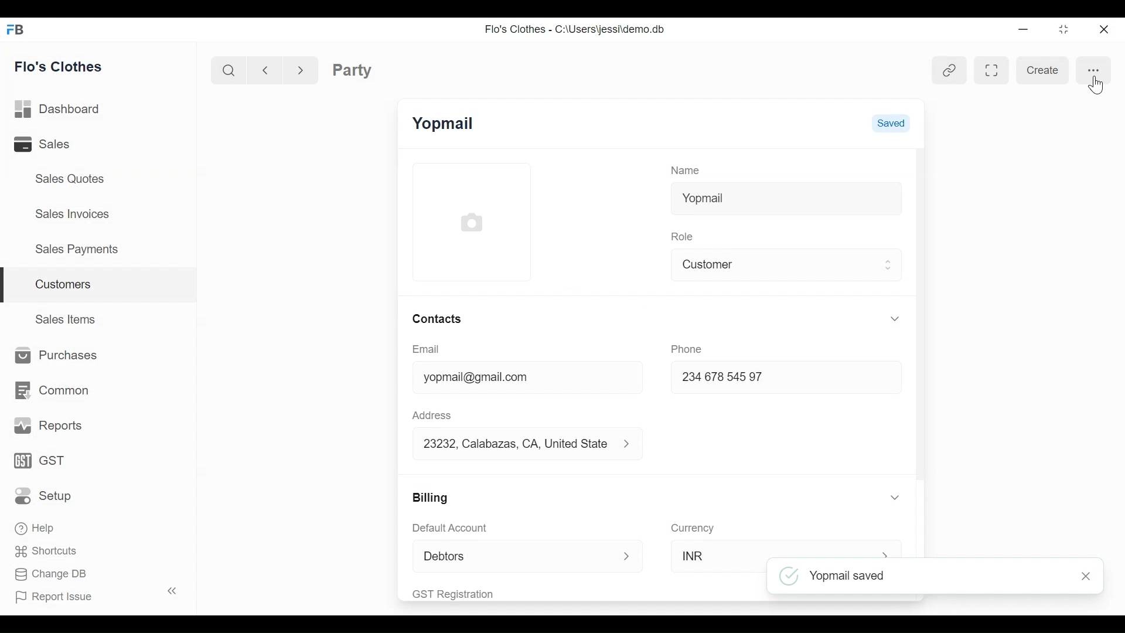 The height and width of the screenshot is (633, 1125). Describe the element at coordinates (301, 69) in the screenshot. I see `Navigate Forward` at that location.